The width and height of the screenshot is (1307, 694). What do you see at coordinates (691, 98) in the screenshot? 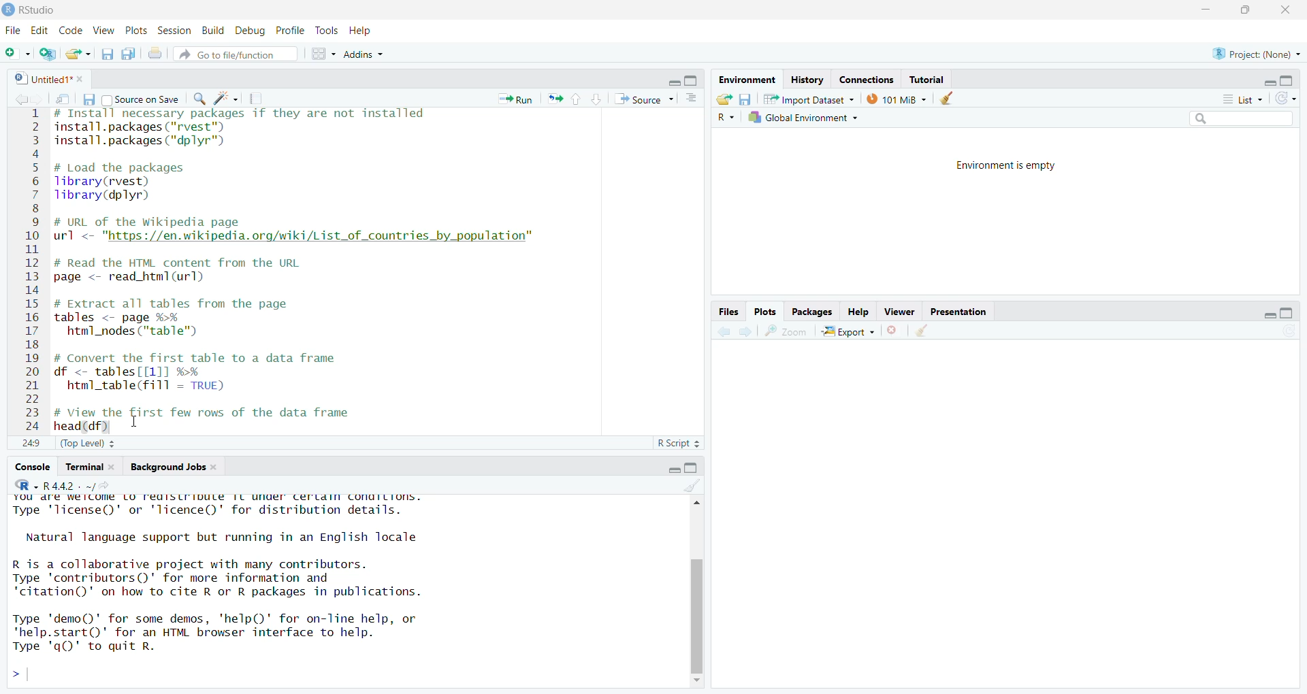
I see `options` at bounding box center [691, 98].